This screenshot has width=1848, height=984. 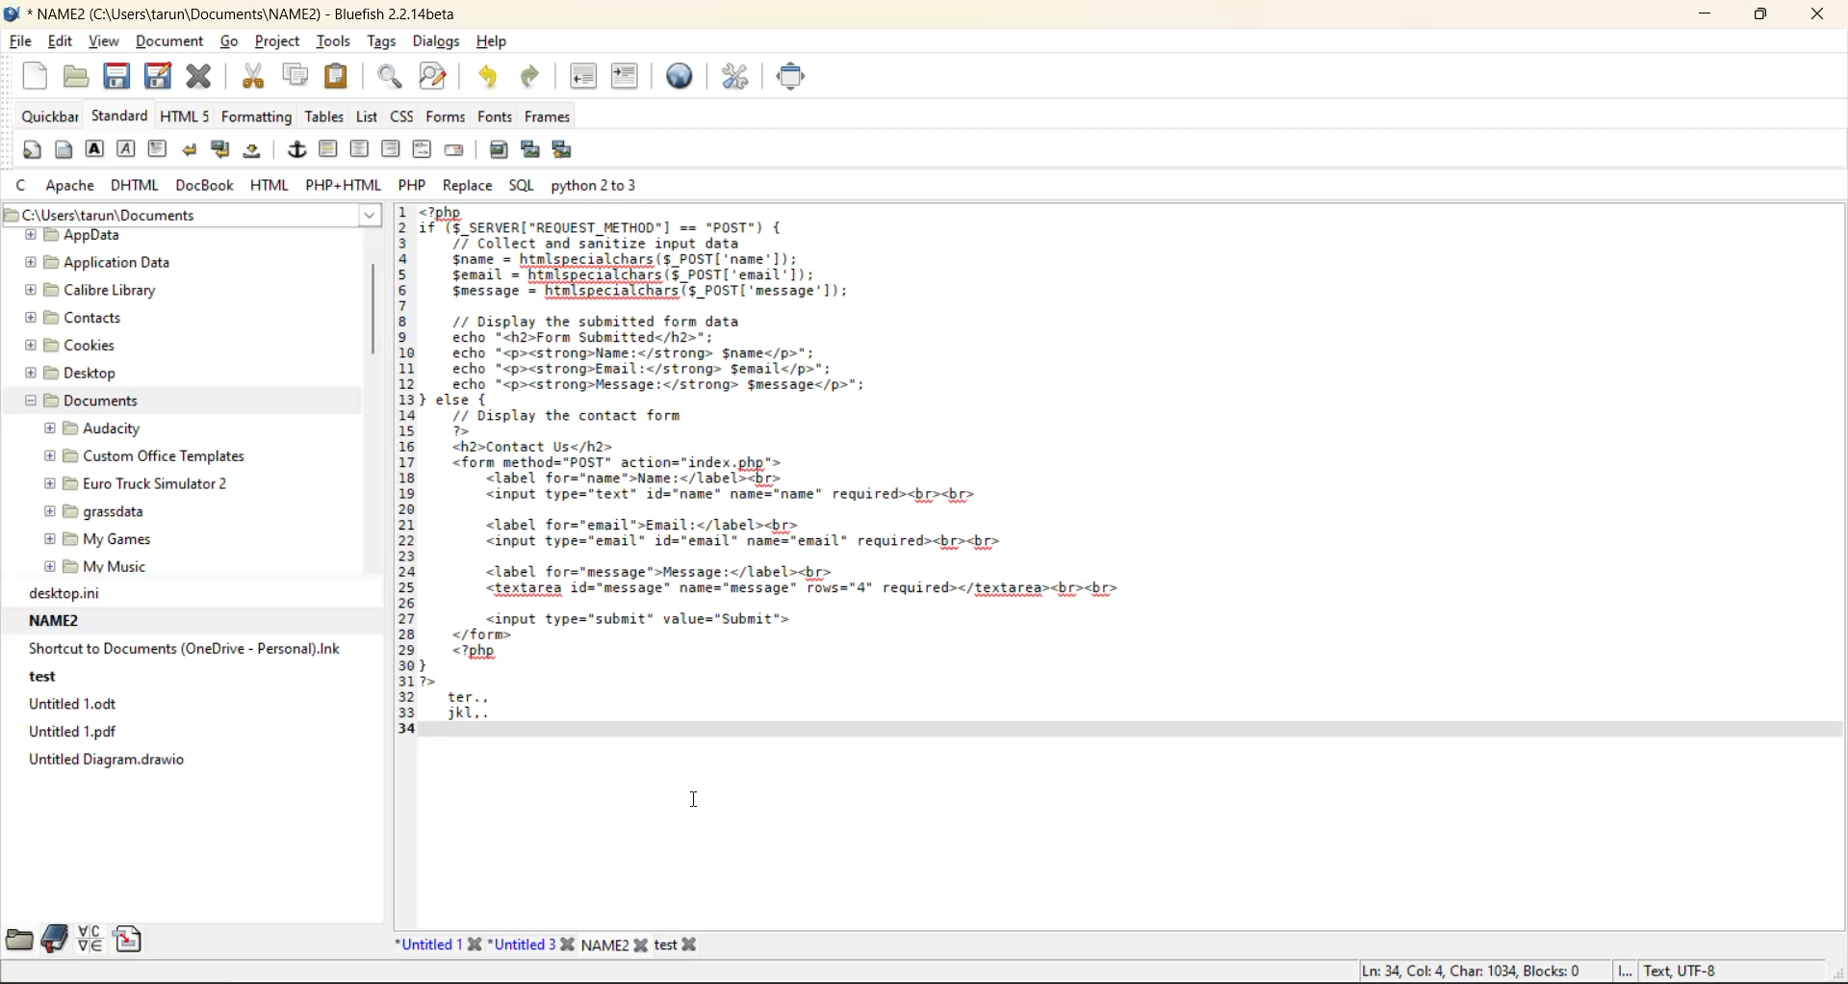 What do you see at coordinates (448, 117) in the screenshot?
I see `forms` at bounding box center [448, 117].